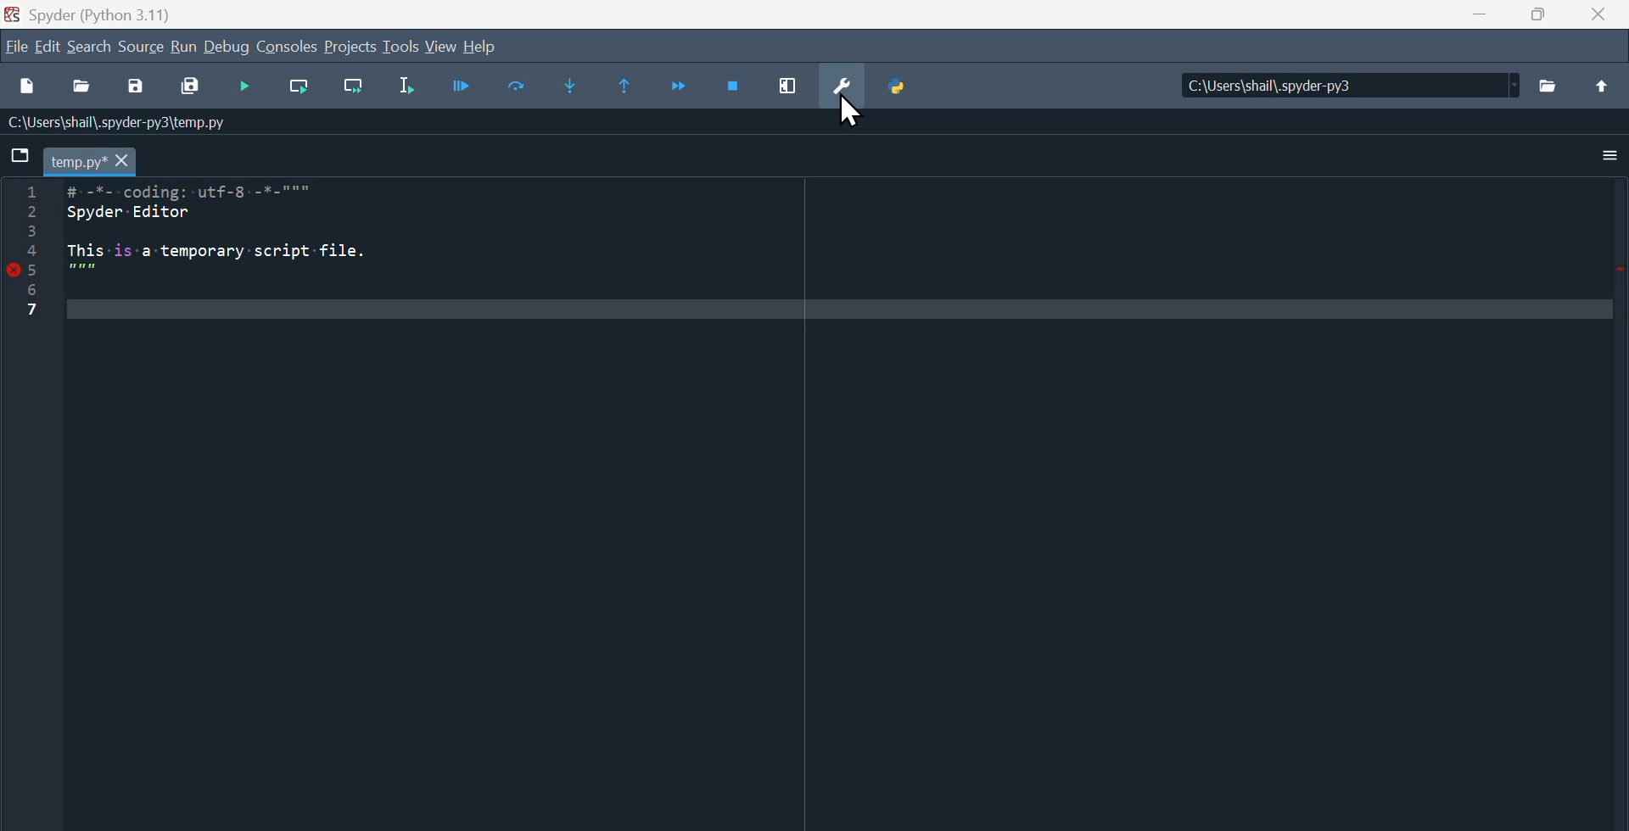 Image resolution: width=1629 pixels, height=831 pixels. Describe the element at coordinates (411, 86) in the screenshot. I see `Run selection` at that location.